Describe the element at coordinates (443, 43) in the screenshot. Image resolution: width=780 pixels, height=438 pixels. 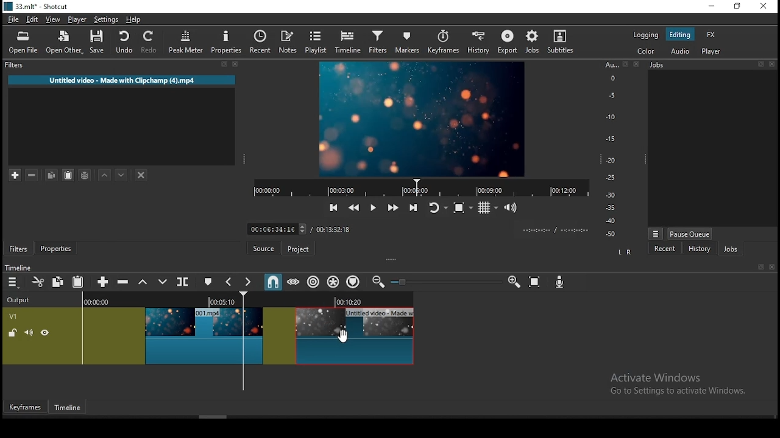
I see `keyframes` at that location.